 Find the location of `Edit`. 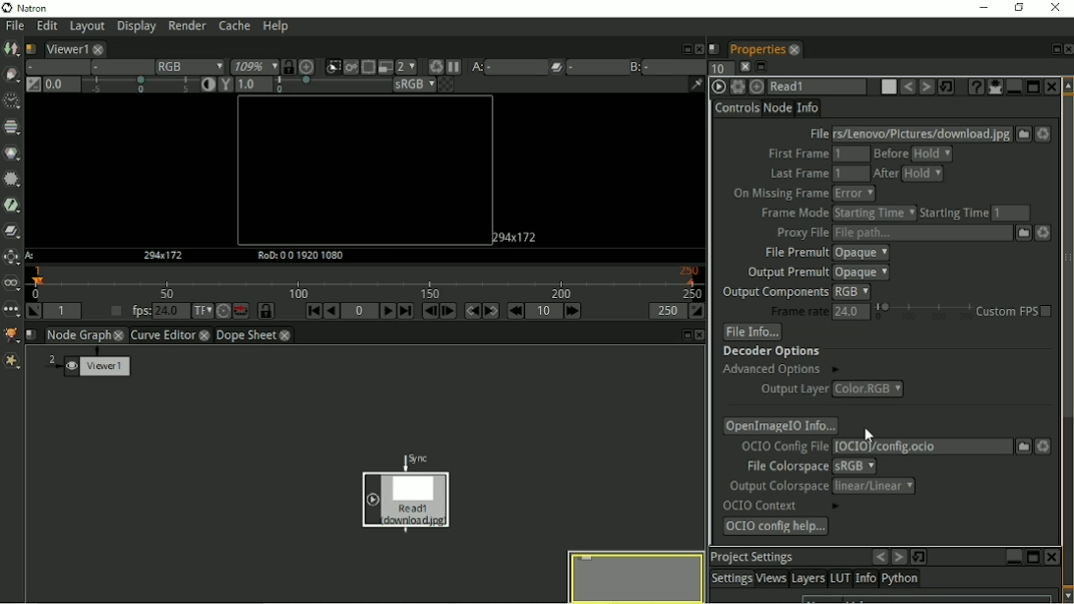

Edit is located at coordinates (45, 27).